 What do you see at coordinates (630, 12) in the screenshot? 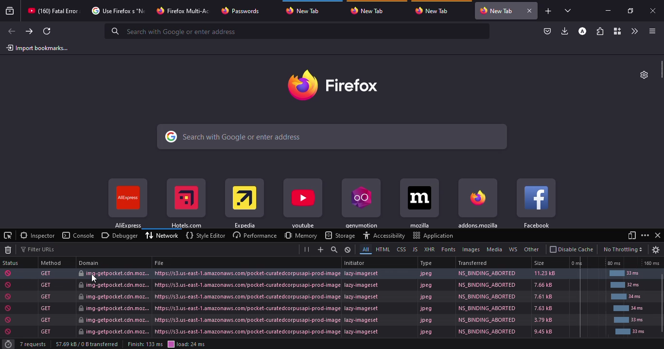
I see `maximize` at bounding box center [630, 12].